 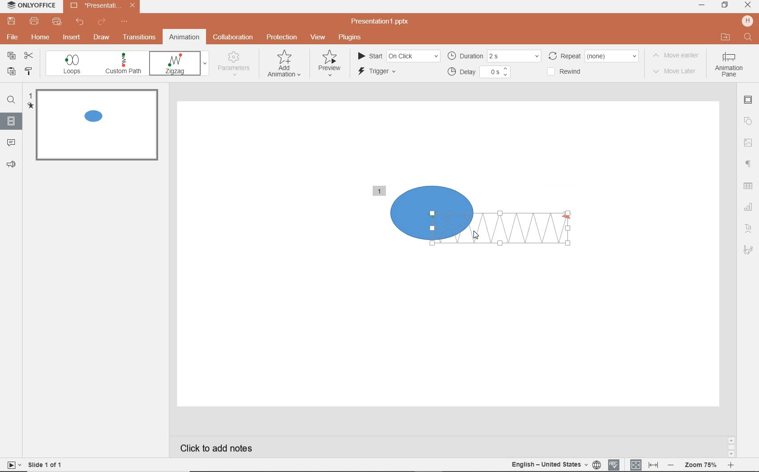 What do you see at coordinates (725, 5) in the screenshot?
I see `RESTORE` at bounding box center [725, 5].